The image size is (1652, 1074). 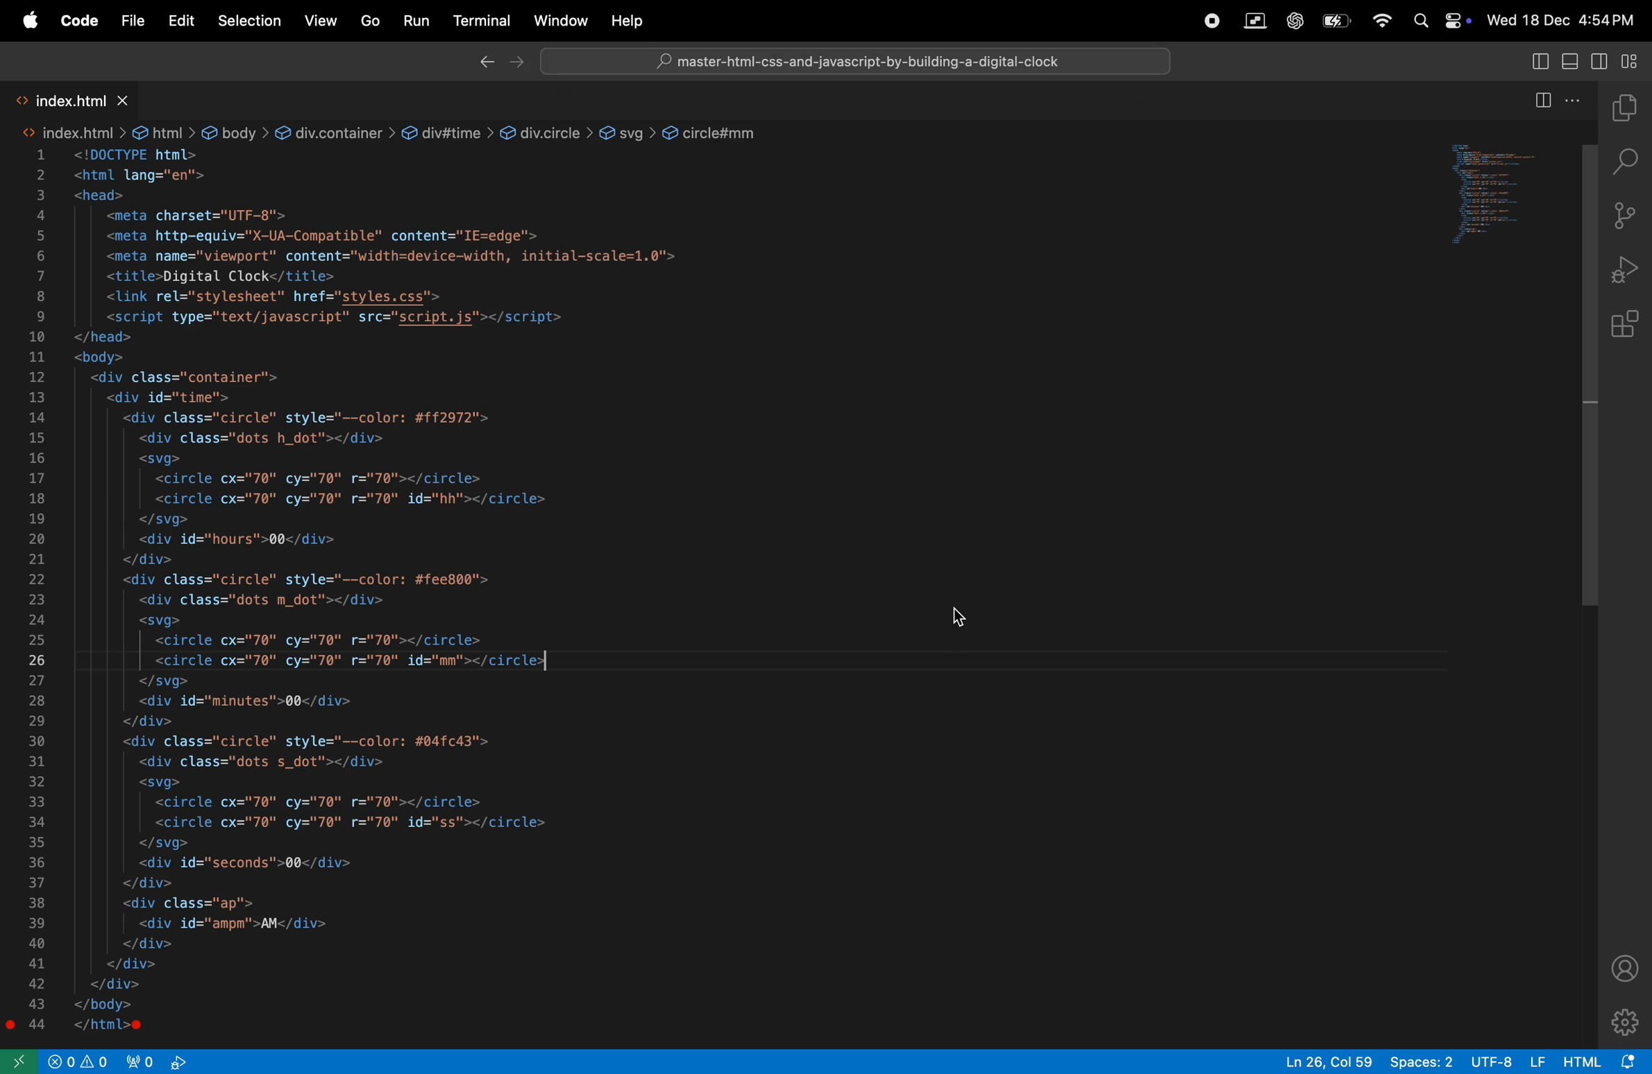 I want to click on search, so click(x=1628, y=165).